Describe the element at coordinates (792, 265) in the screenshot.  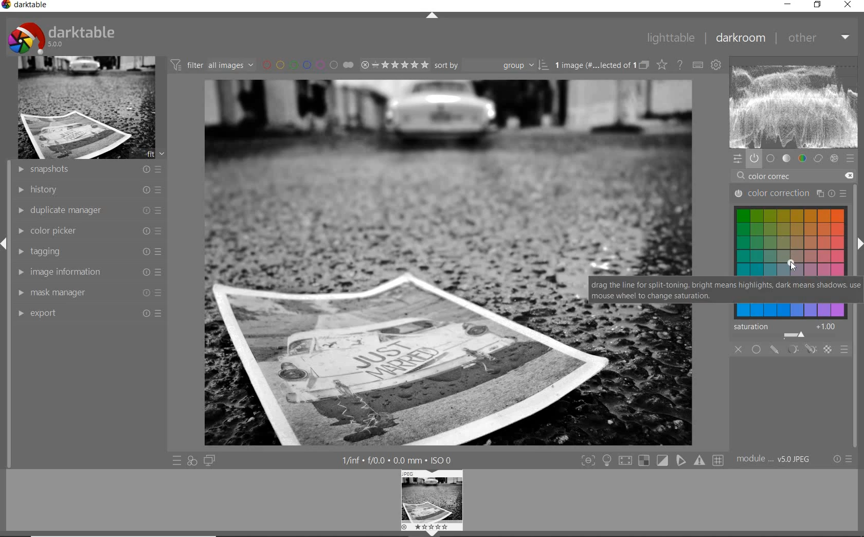
I see `drag to harmonize color` at that location.